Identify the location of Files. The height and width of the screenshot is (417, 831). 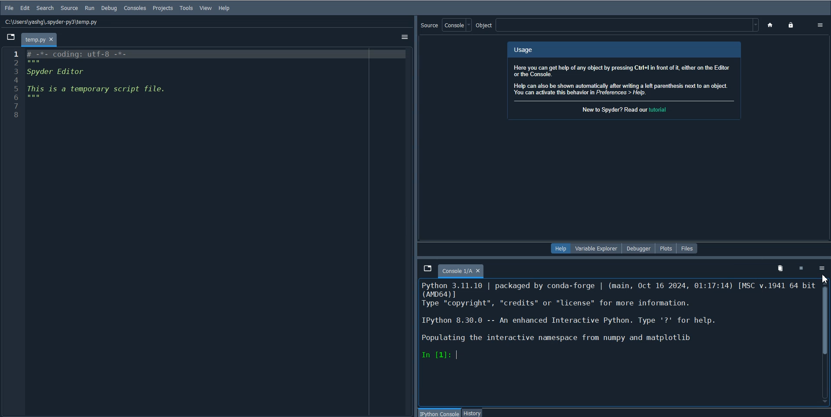
(687, 248).